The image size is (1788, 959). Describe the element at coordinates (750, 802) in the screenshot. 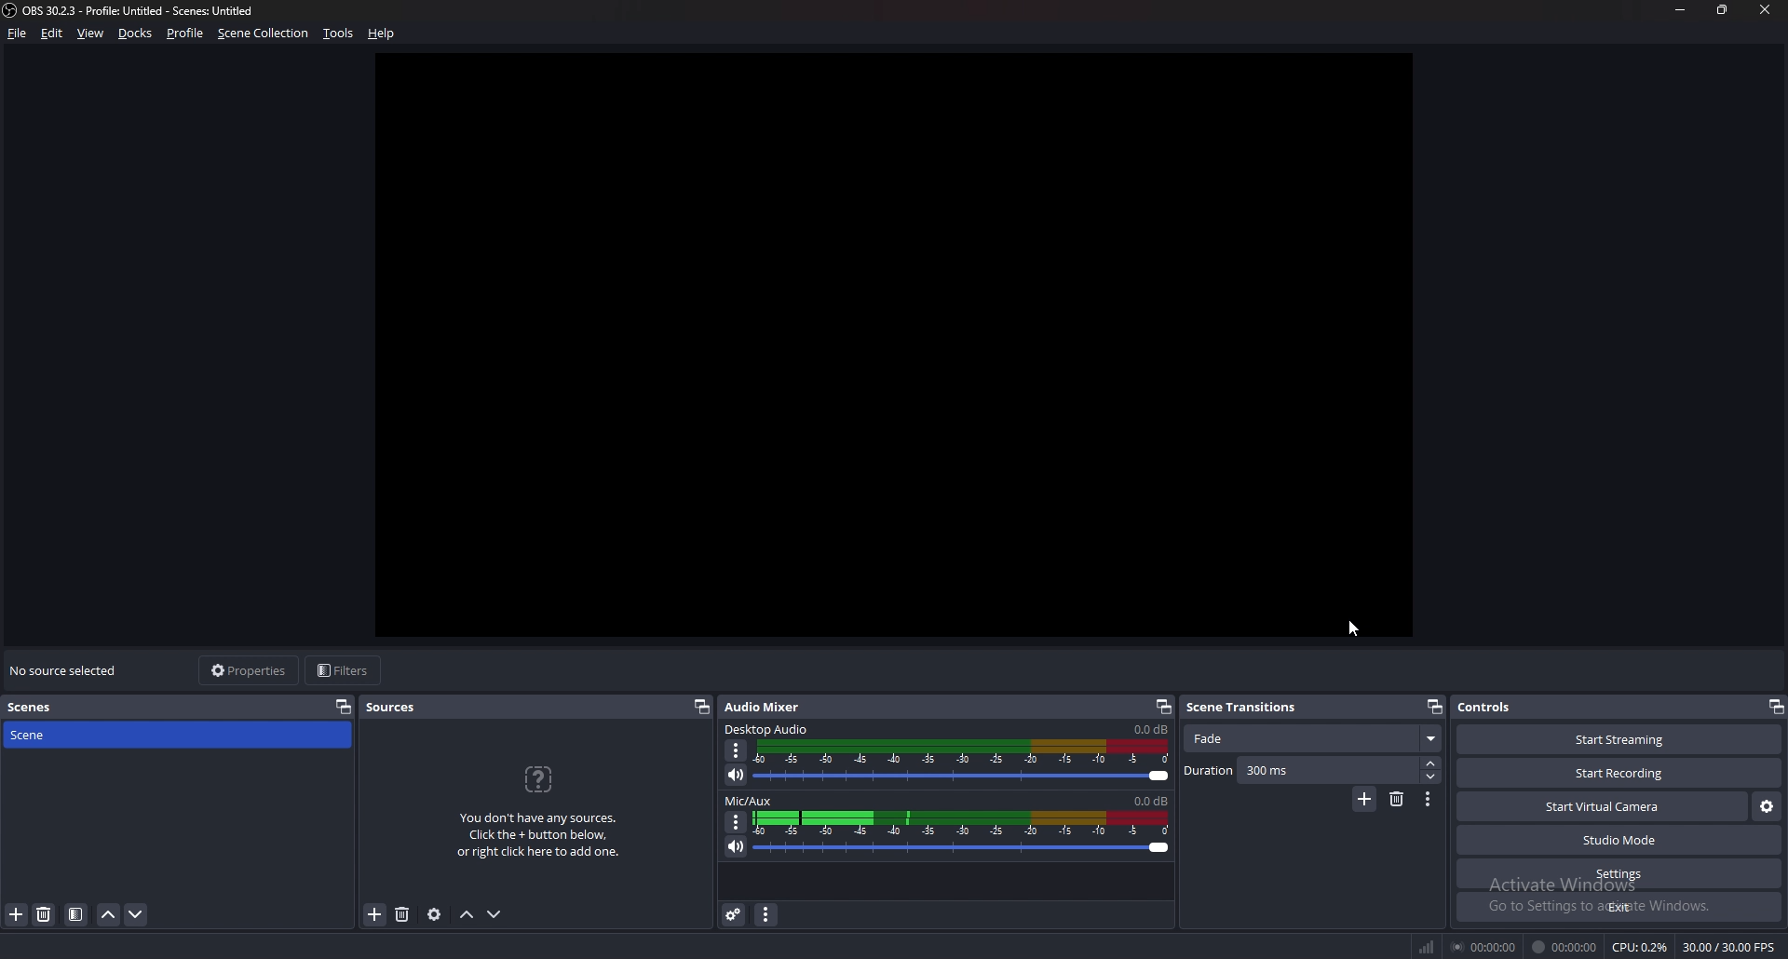

I see `mic/aux` at that location.